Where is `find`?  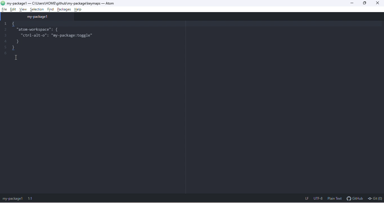
find is located at coordinates (51, 9).